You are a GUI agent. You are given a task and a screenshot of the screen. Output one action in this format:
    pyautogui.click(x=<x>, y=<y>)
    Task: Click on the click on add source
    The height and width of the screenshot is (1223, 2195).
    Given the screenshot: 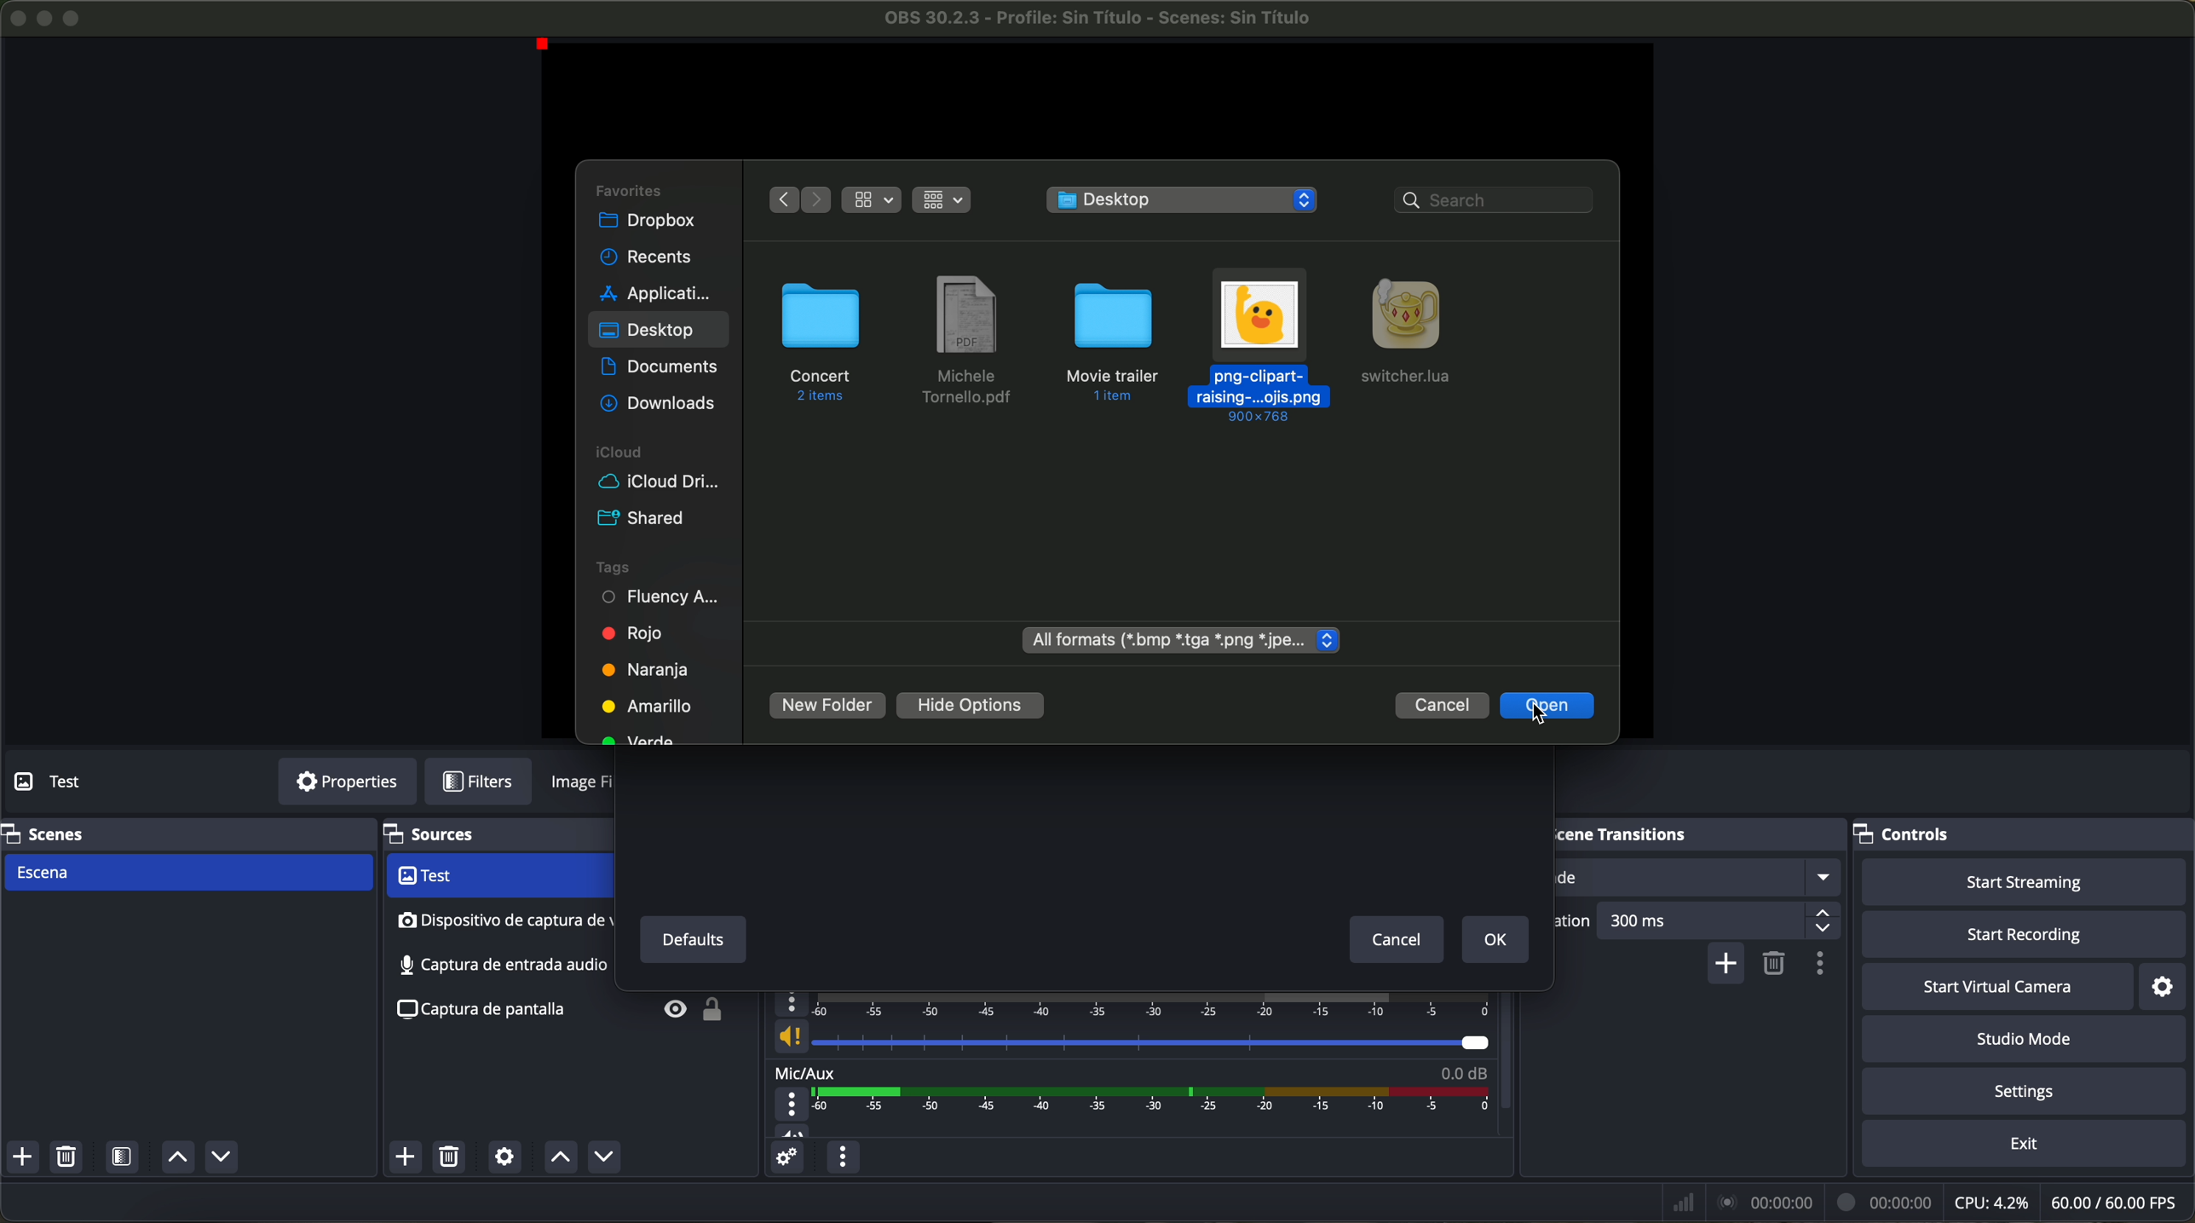 What is the action you would take?
    pyautogui.click(x=410, y=1158)
    